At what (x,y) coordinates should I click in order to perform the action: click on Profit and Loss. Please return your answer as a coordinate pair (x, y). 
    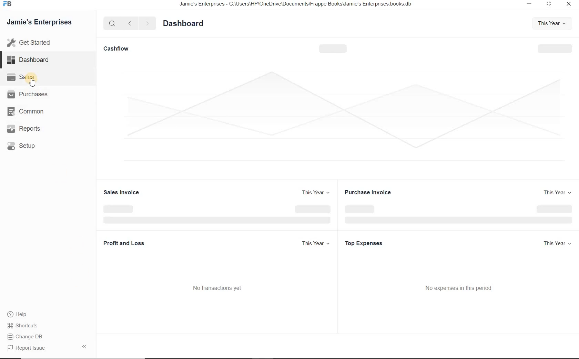
    Looking at the image, I should click on (121, 244).